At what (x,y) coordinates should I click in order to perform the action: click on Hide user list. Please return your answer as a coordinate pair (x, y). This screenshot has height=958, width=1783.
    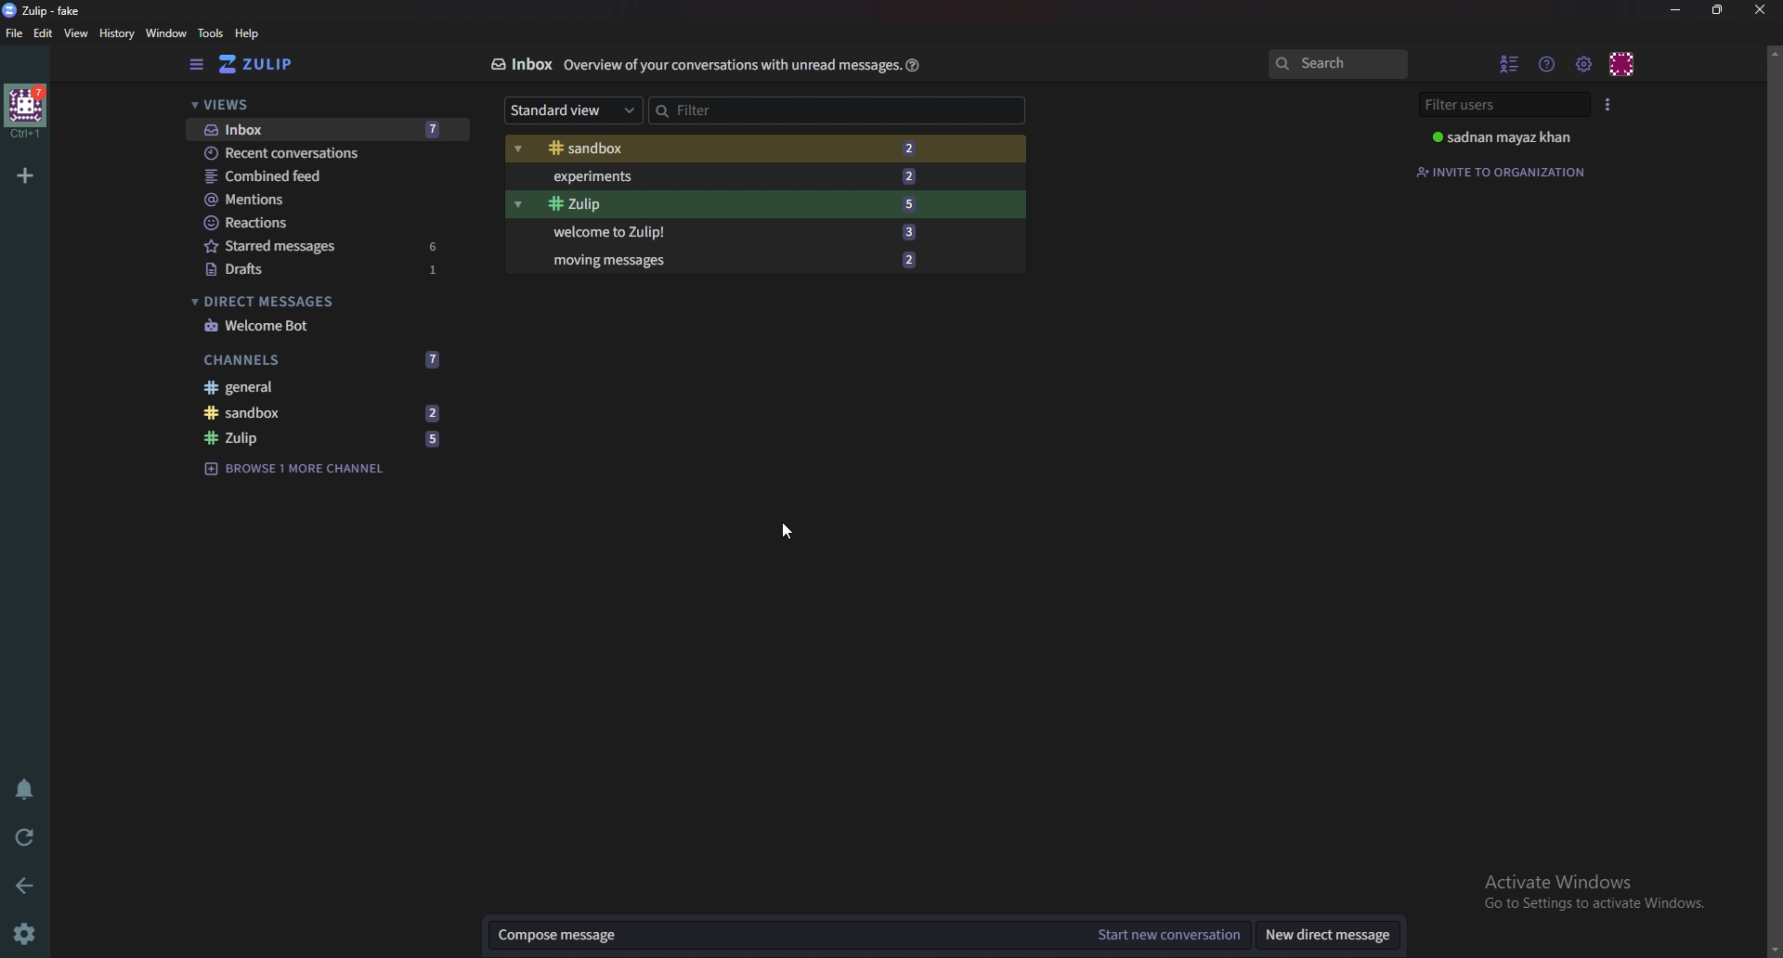
    Looking at the image, I should click on (1510, 62).